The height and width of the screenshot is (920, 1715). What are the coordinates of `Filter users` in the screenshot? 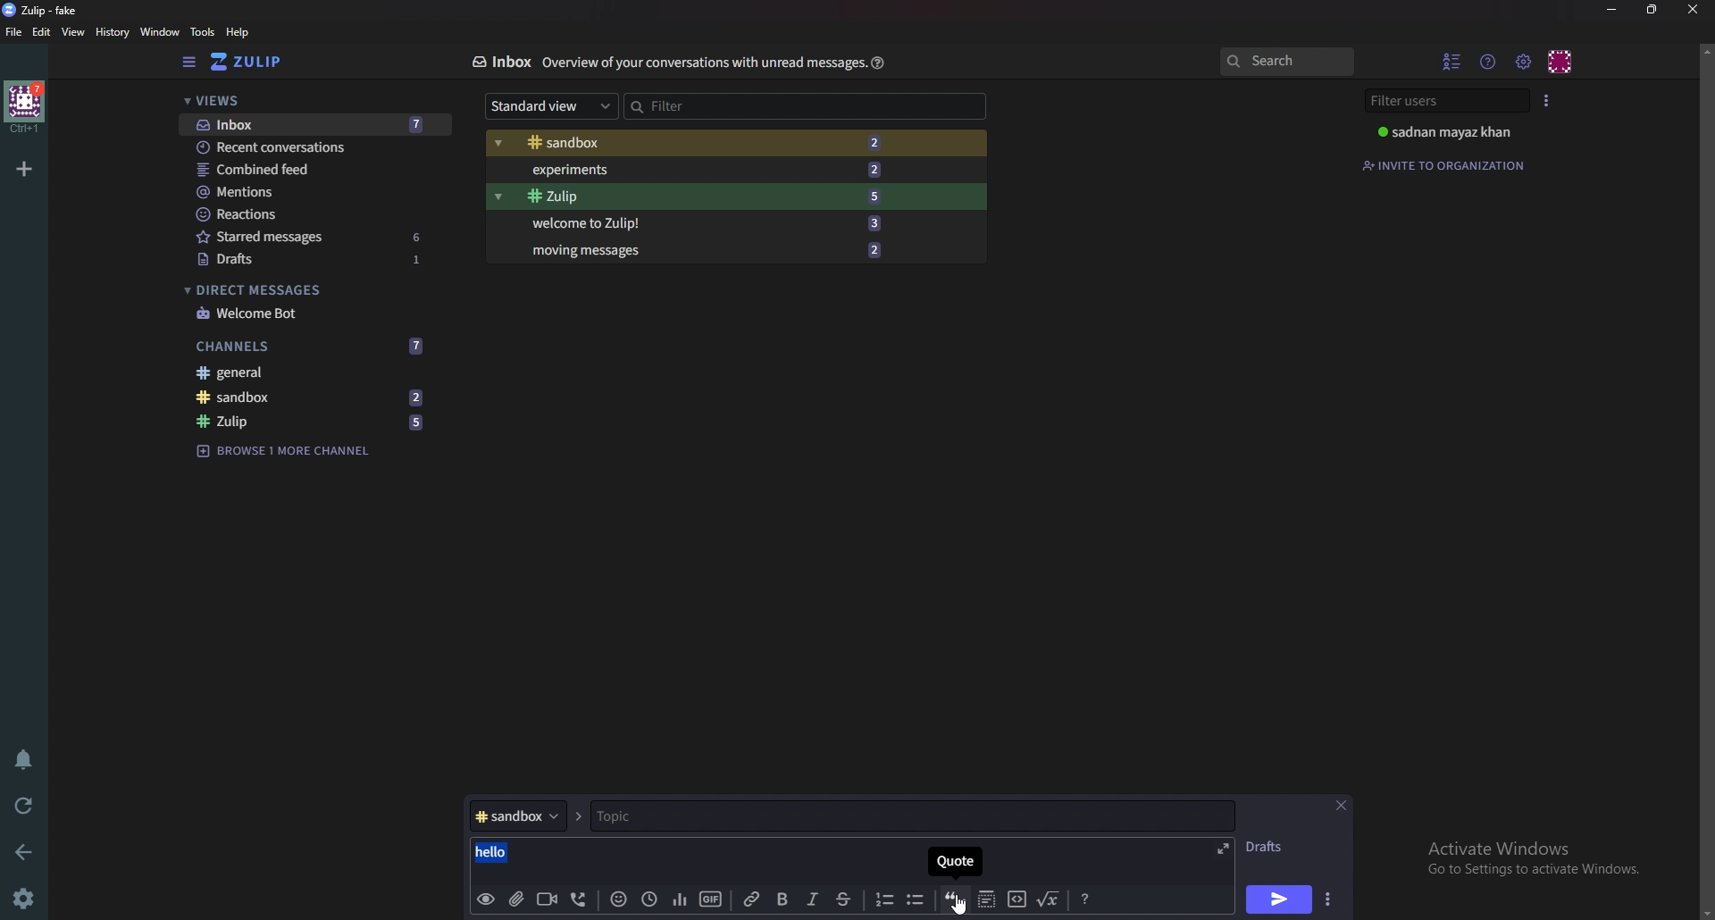 It's located at (1442, 100).